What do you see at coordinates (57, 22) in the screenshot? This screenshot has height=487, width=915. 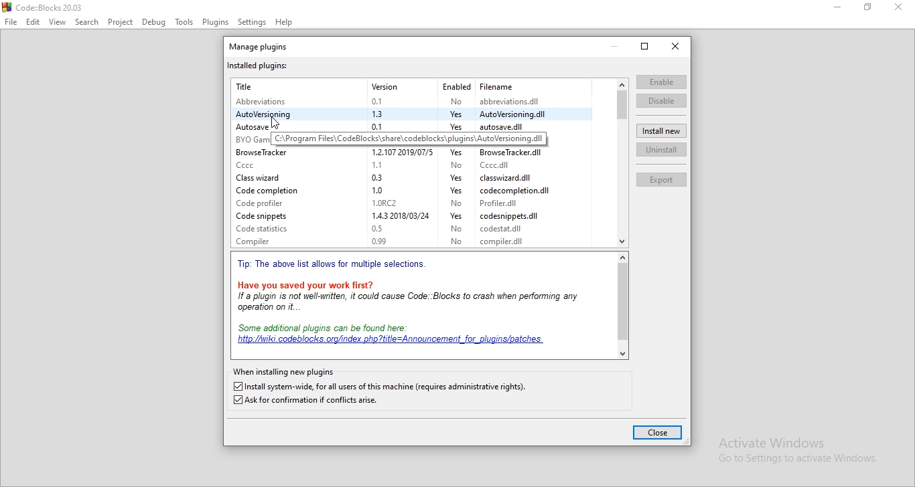 I see `View` at bounding box center [57, 22].